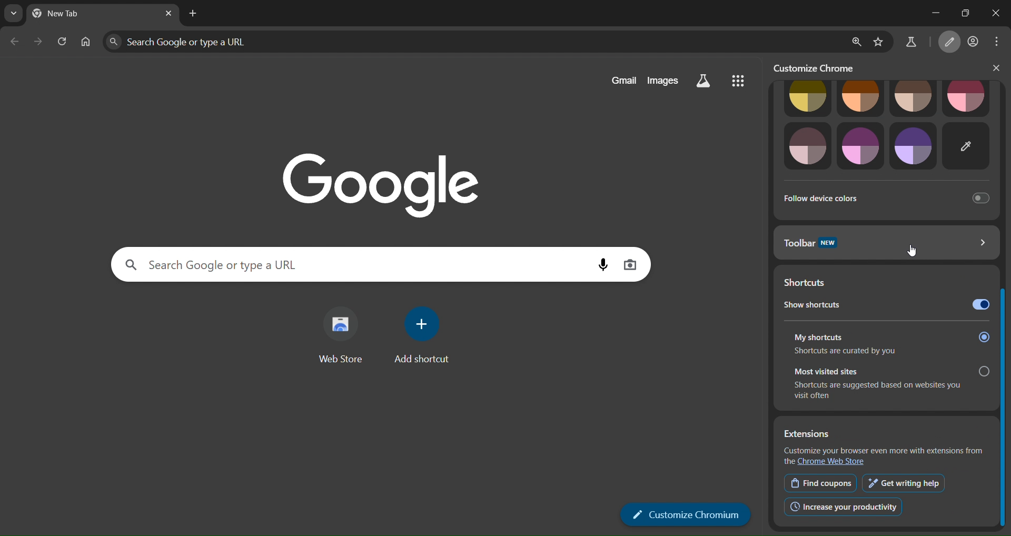  I want to click on voice search, so click(603, 264).